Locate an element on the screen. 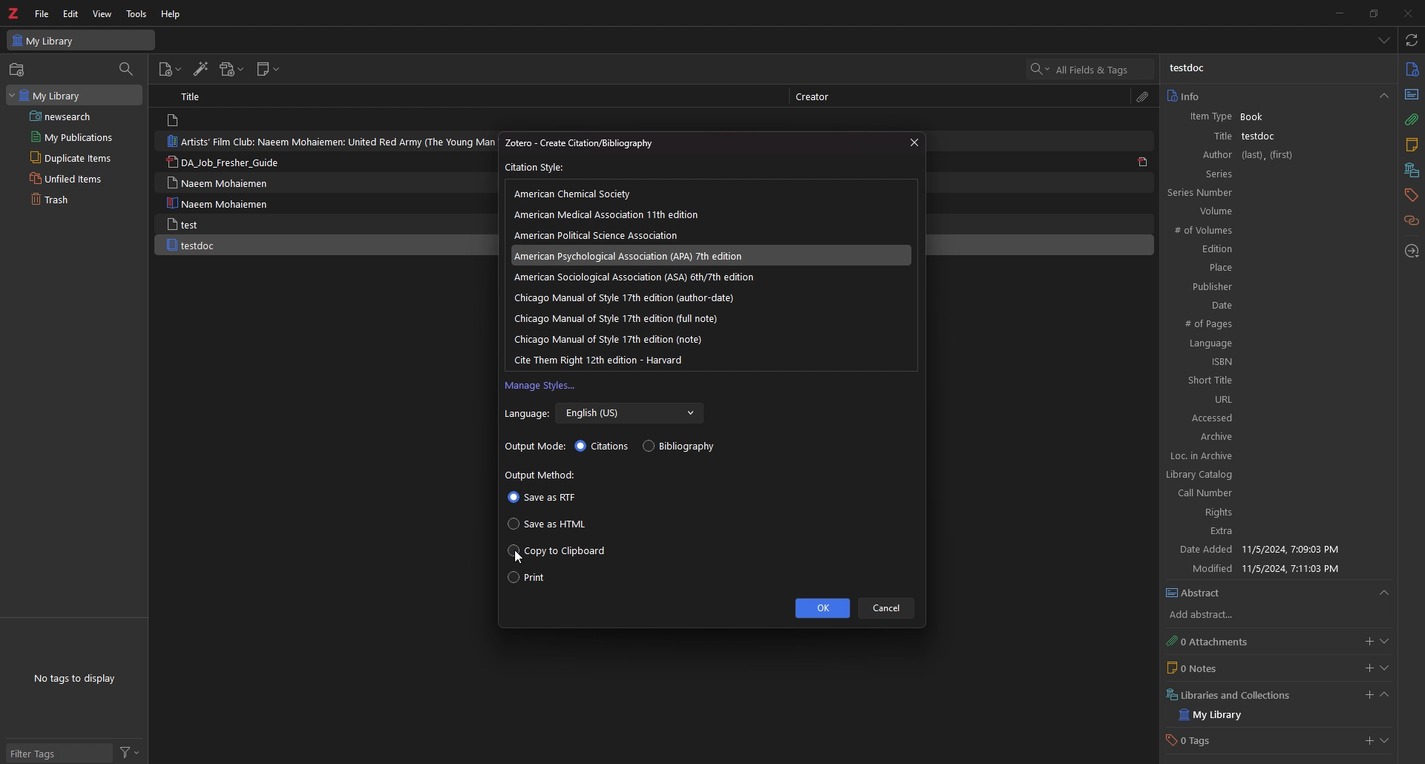 The width and height of the screenshot is (1425, 764). help is located at coordinates (172, 13).